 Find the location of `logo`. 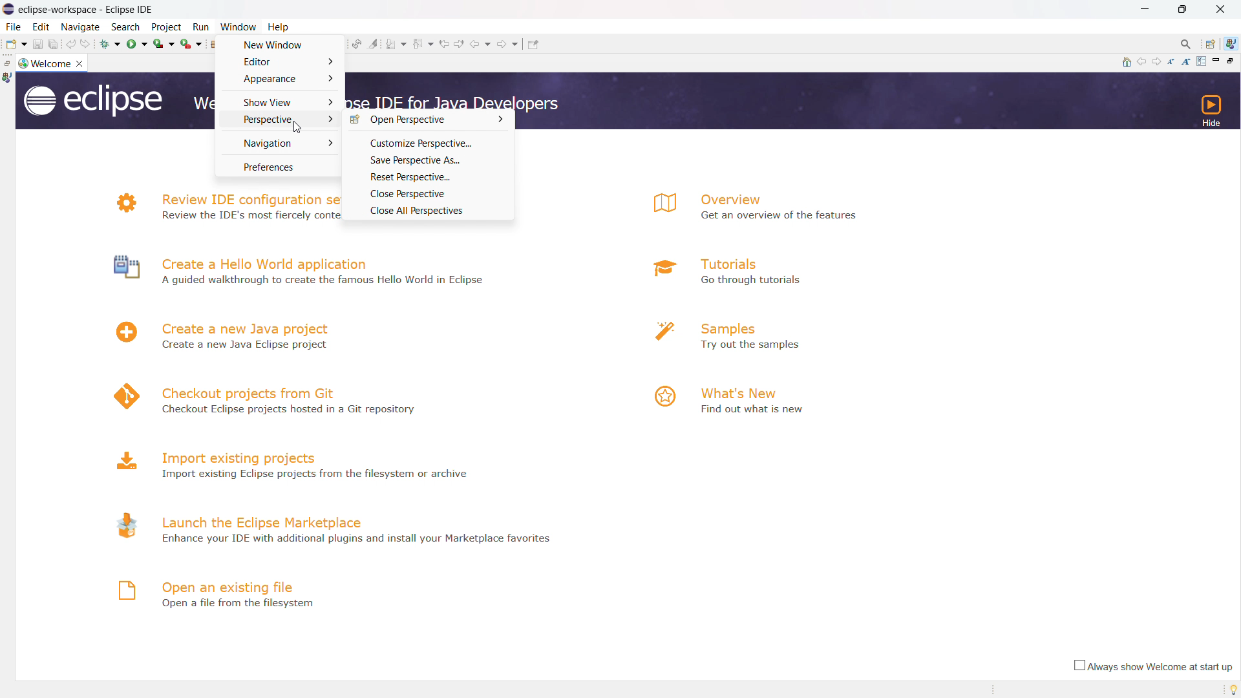

logo is located at coordinates (657, 204).